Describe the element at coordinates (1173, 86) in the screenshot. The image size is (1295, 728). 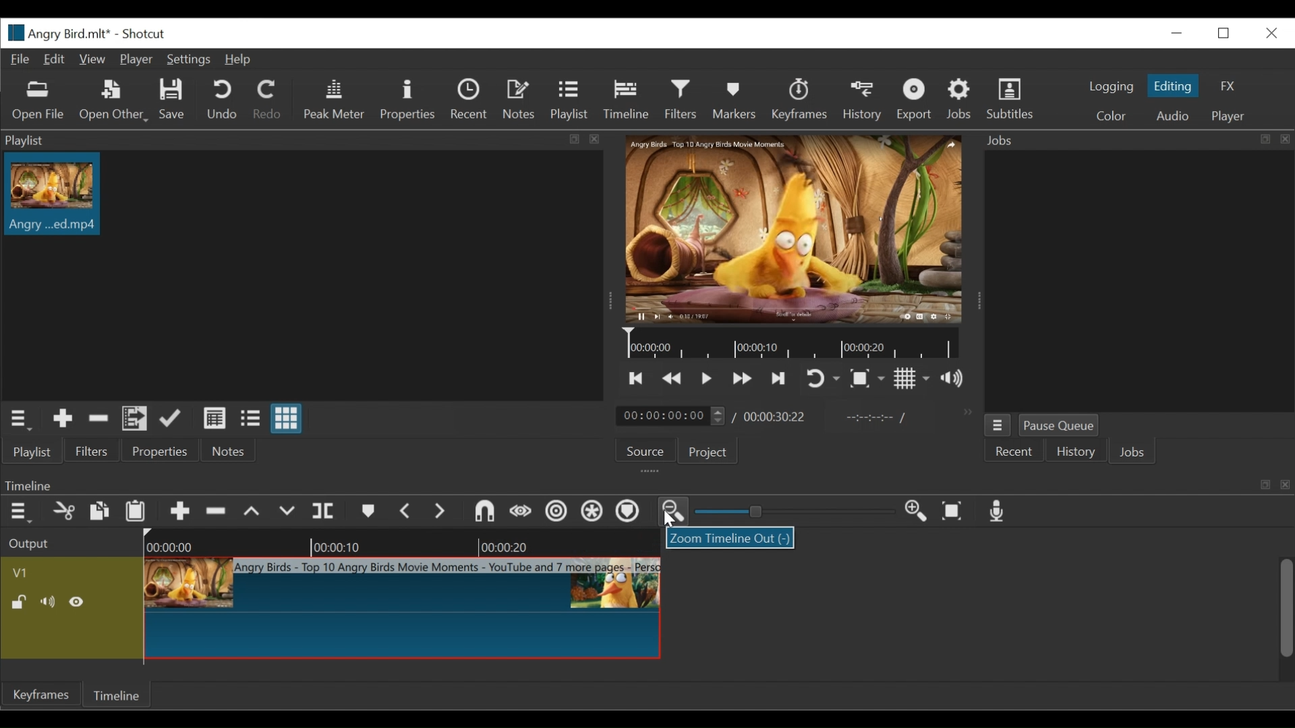
I see `Editing` at that location.